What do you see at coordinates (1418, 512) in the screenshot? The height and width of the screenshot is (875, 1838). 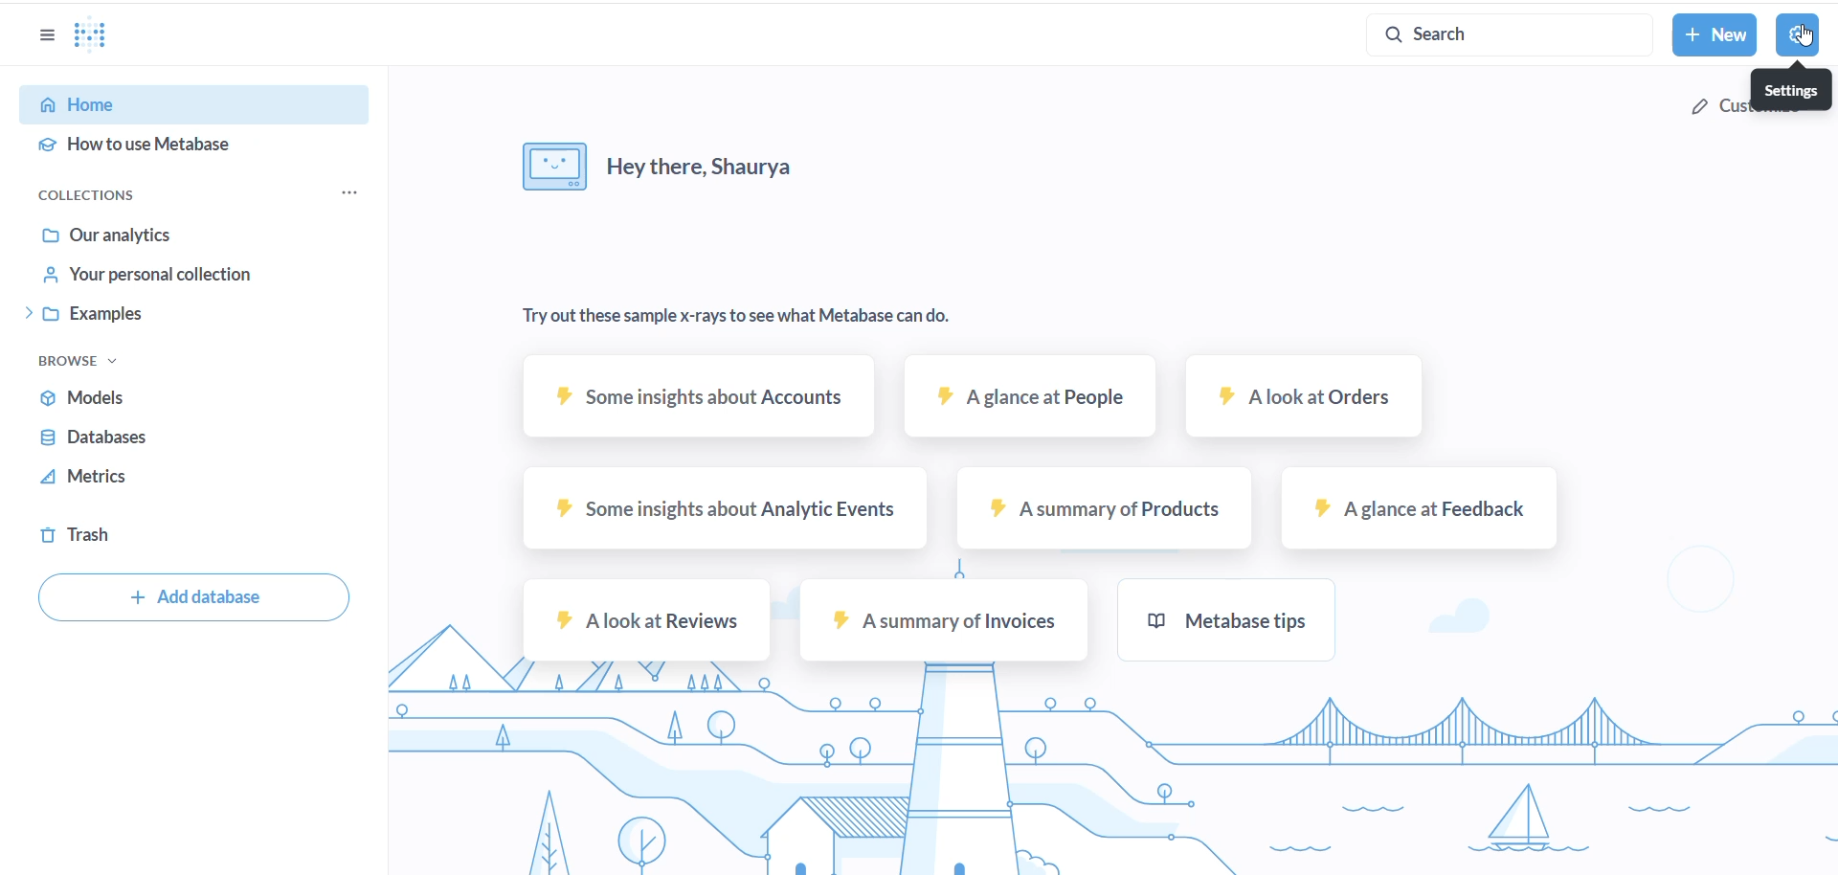 I see `A glance at feedback` at bounding box center [1418, 512].